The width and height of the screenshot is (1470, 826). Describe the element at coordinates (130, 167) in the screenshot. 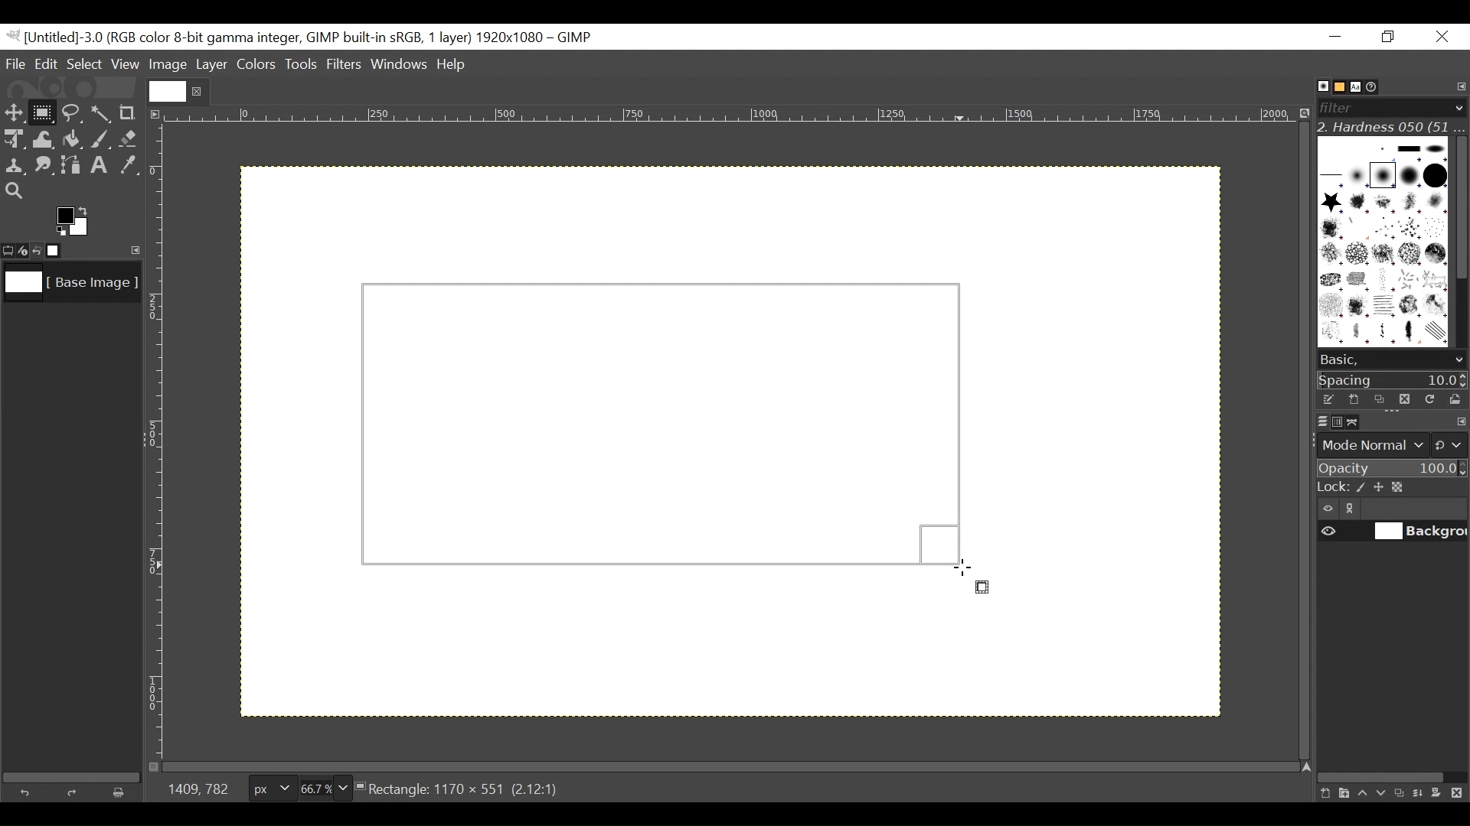

I see `Color picker tool` at that location.